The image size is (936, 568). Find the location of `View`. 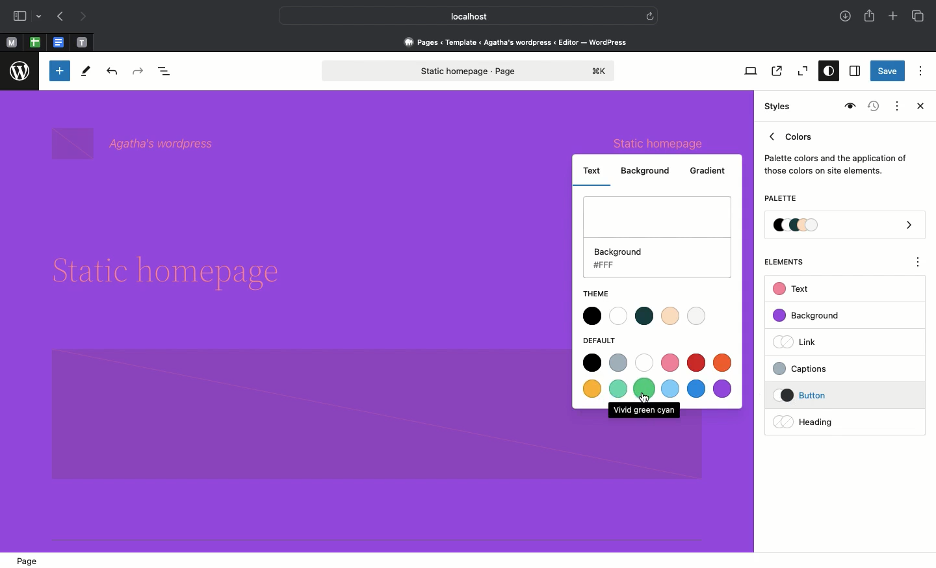

View is located at coordinates (748, 71).